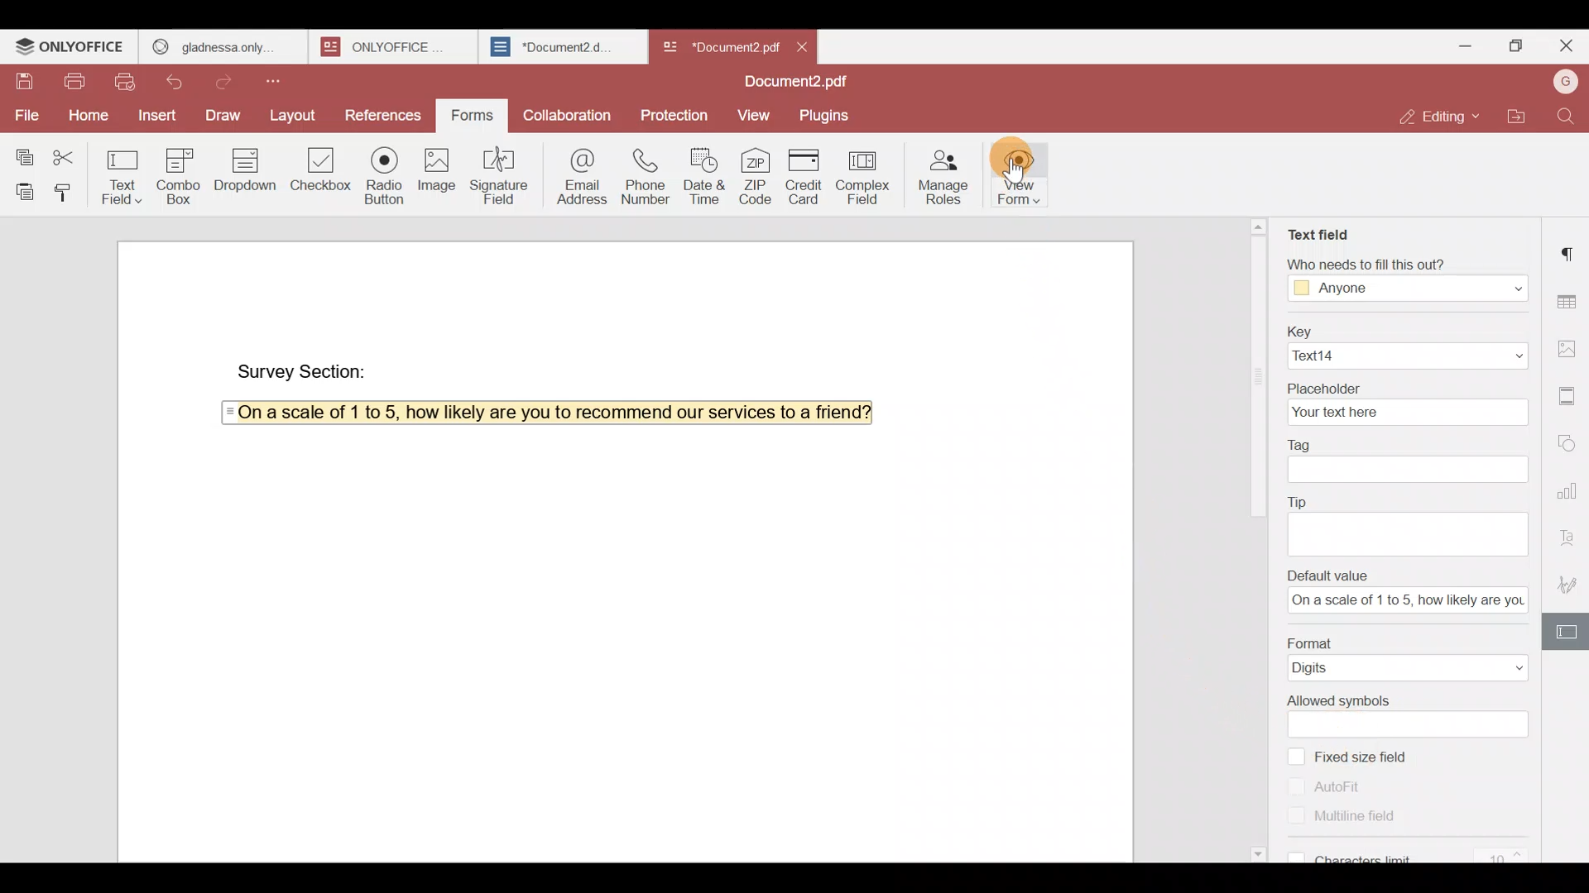 Image resolution: width=1589 pixels, height=893 pixels. Describe the element at coordinates (803, 45) in the screenshot. I see `Close` at that location.